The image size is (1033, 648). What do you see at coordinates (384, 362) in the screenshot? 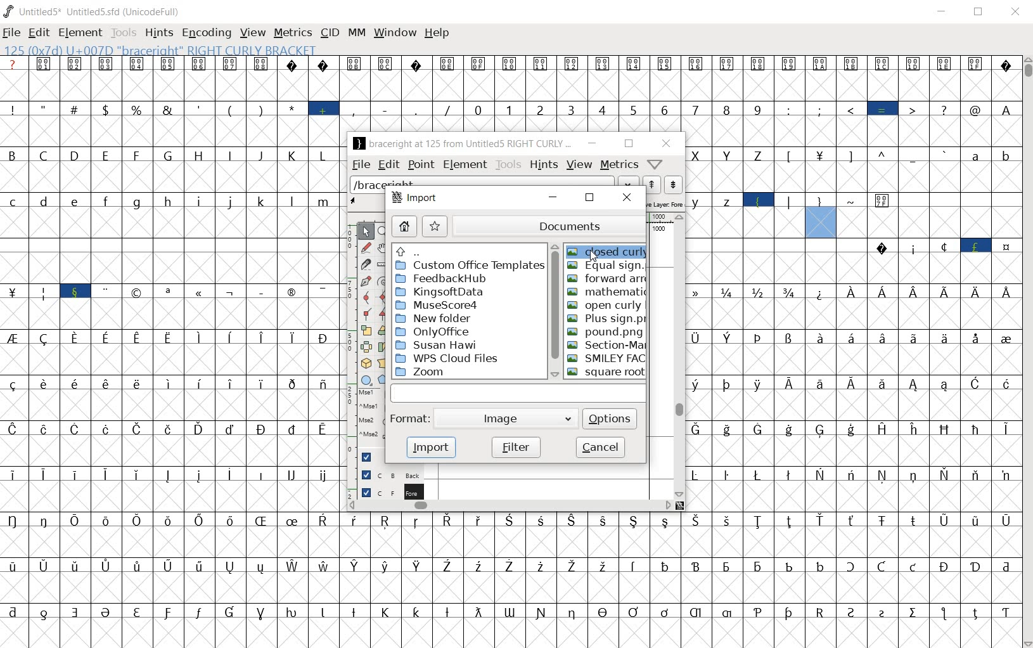
I see `perform a perspective transformation on the selection` at bounding box center [384, 362].